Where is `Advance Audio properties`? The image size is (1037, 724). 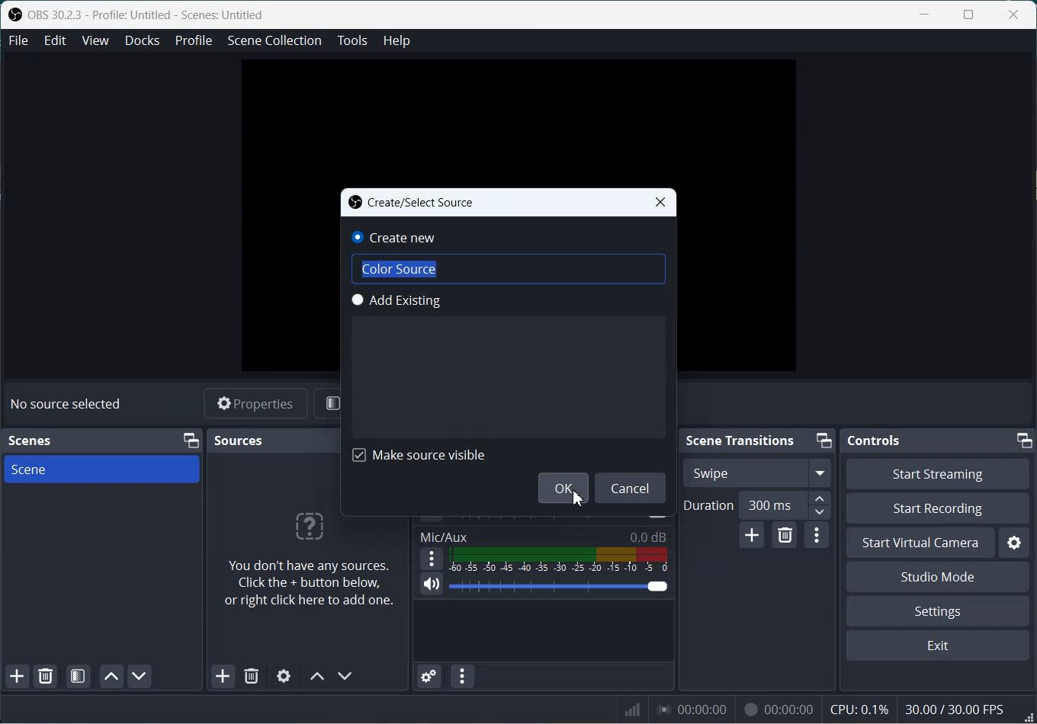 Advance Audio properties is located at coordinates (429, 676).